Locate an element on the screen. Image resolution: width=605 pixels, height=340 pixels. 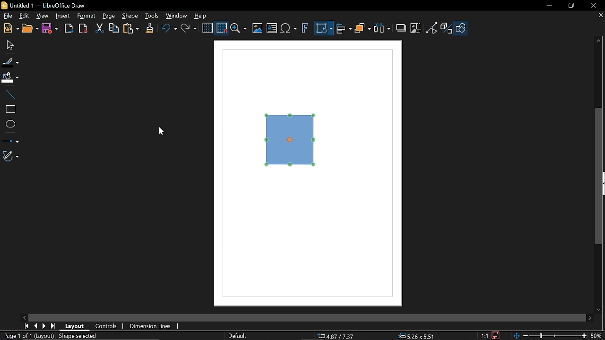
Format is located at coordinates (86, 16).